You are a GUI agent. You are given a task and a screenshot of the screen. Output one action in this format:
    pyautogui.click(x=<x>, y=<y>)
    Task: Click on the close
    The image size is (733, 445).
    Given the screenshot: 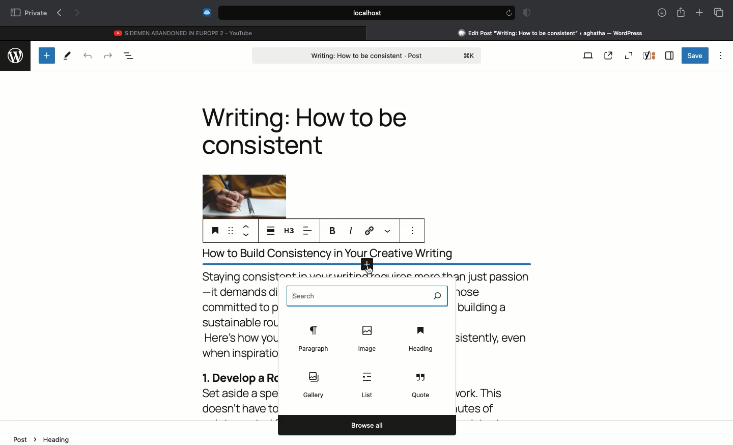 What is the action you would take?
    pyautogui.click(x=371, y=33)
    